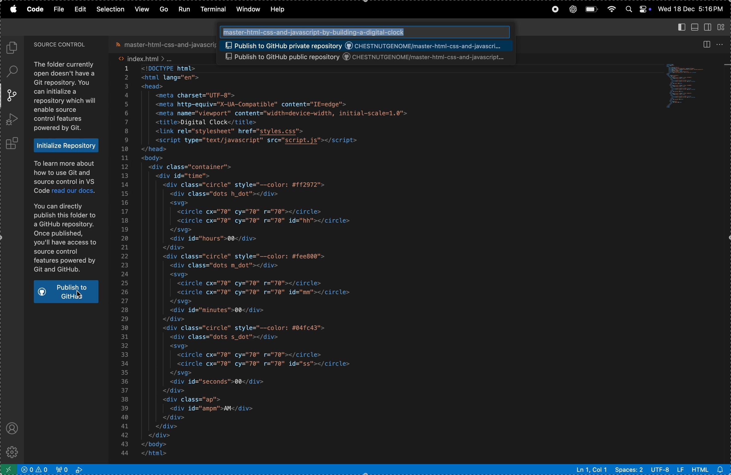 The width and height of the screenshot is (731, 475). What do you see at coordinates (190, 167) in the screenshot?
I see `<div class="container">` at bounding box center [190, 167].